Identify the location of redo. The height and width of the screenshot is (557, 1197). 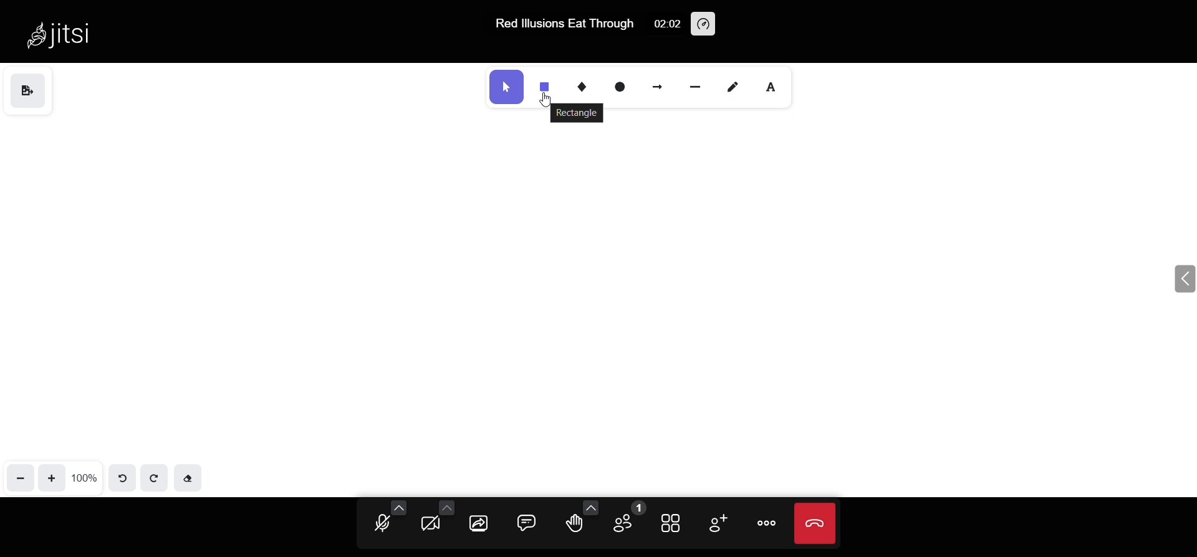
(155, 477).